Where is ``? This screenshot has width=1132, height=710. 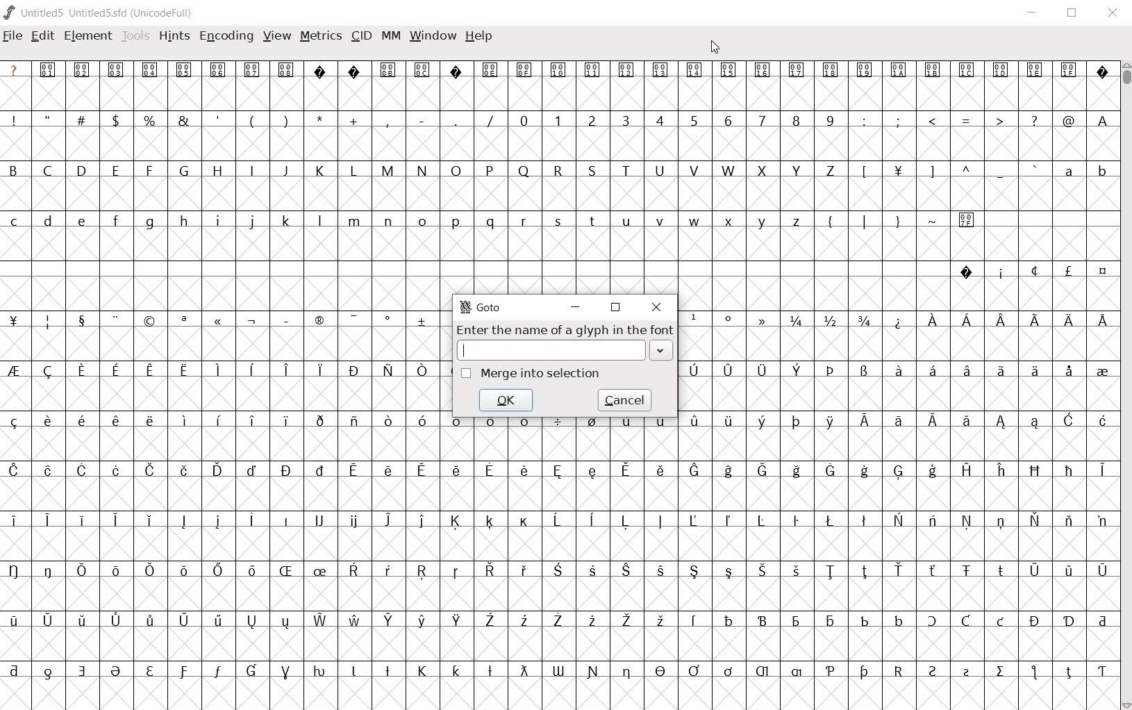  is located at coordinates (217, 420).